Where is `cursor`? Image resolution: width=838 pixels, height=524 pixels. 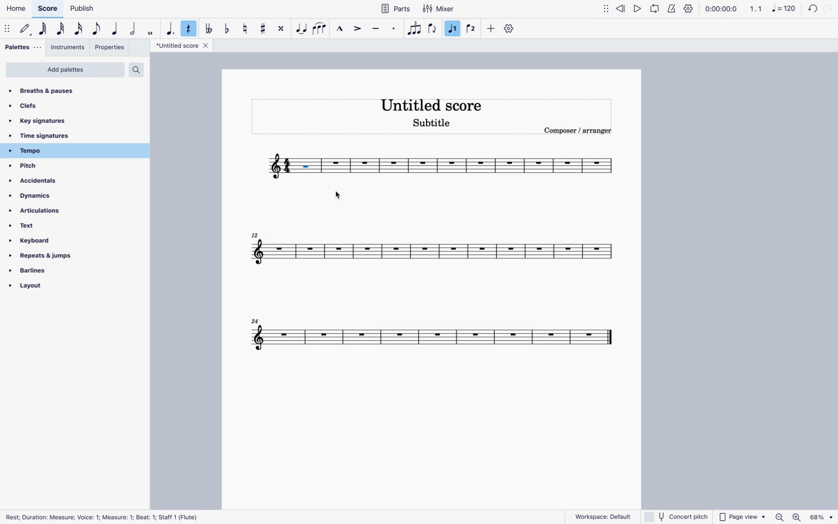 cursor is located at coordinates (337, 196).